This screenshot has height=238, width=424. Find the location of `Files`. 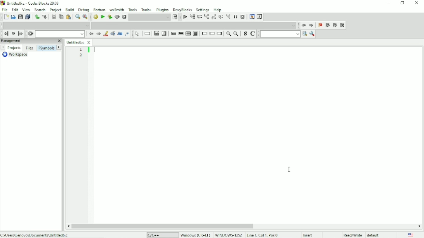

Files is located at coordinates (30, 48).